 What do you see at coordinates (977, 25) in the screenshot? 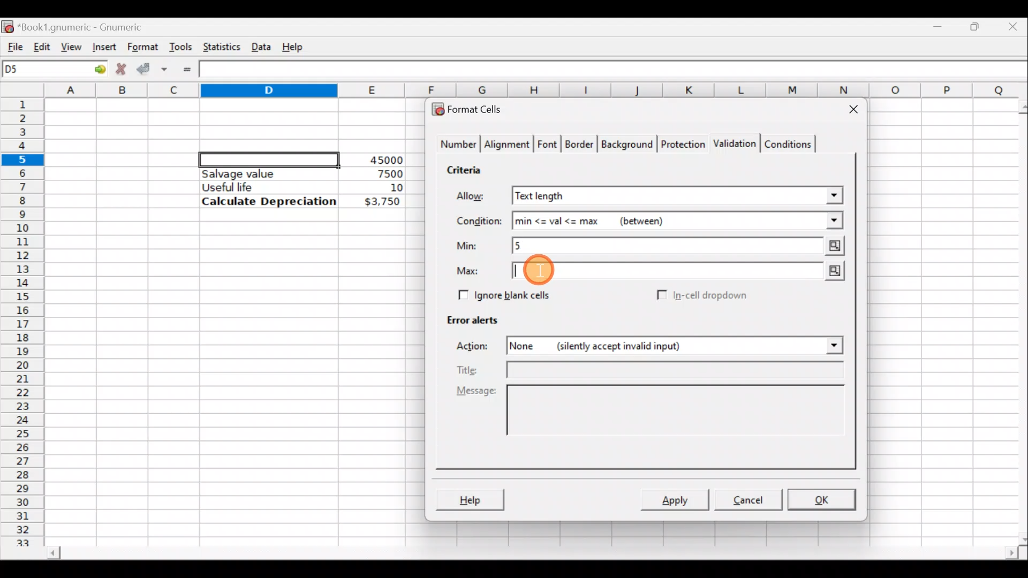
I see `Maximize` at bounding box center [977, 25].